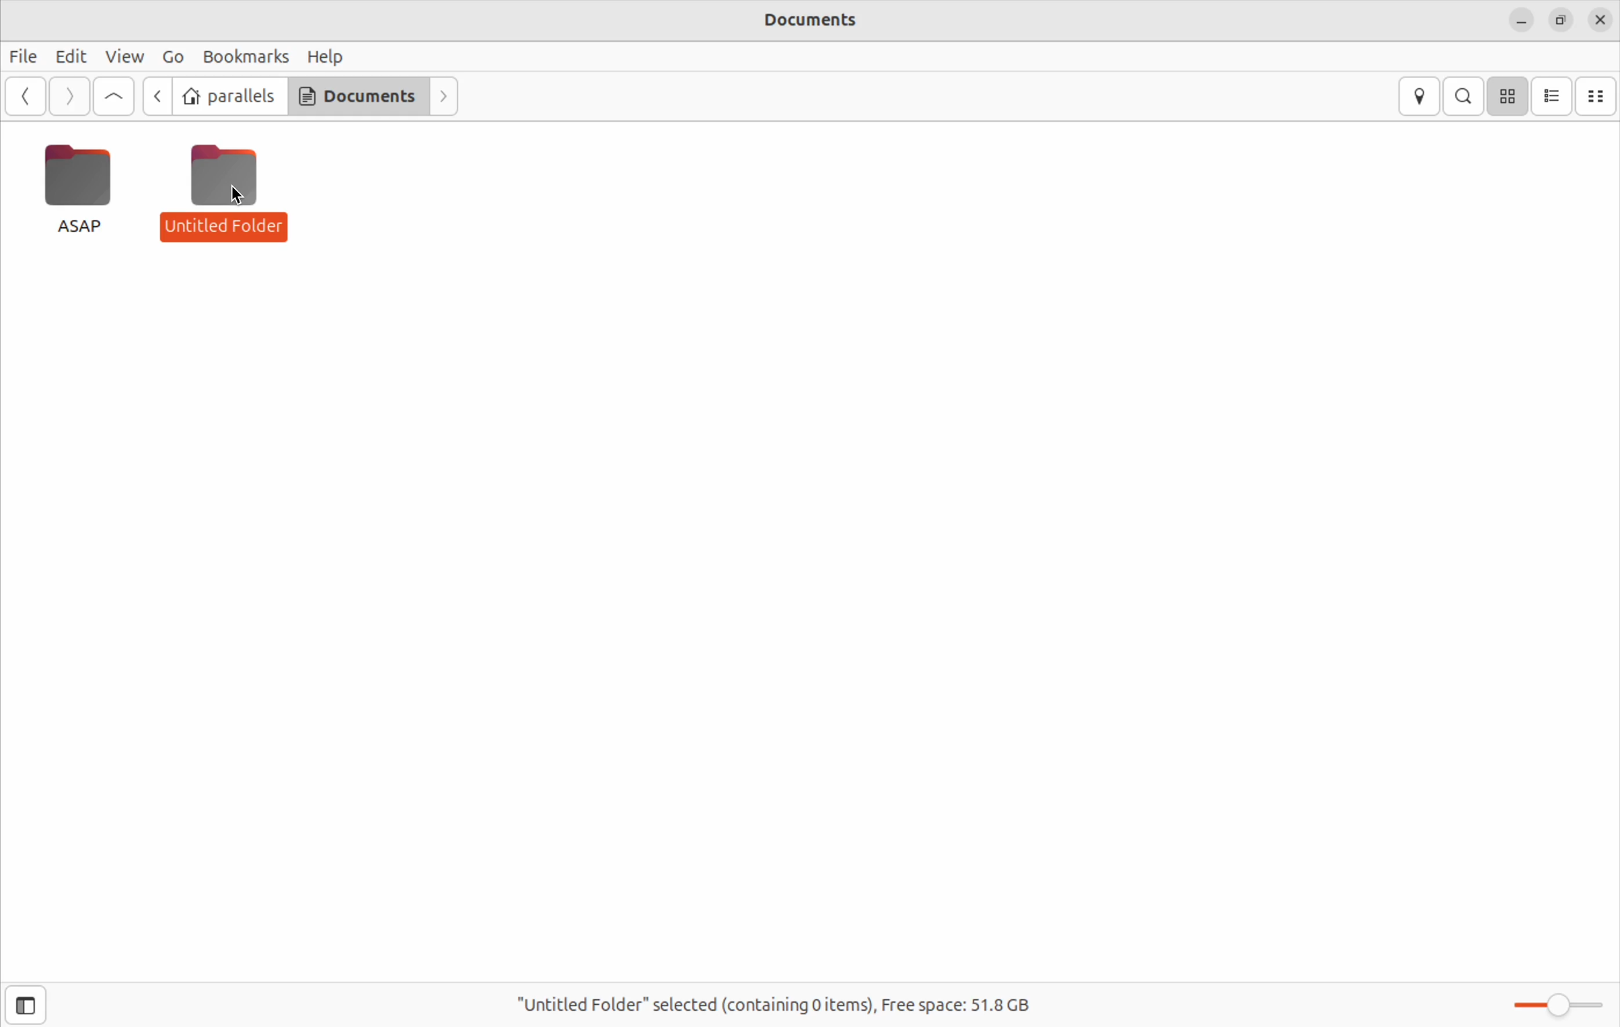 This screenshot has width=1620, height=1027. What do you see at coordinates (68, 97) in the screenshot?
I see `forward` at bounding box center [68, 97].